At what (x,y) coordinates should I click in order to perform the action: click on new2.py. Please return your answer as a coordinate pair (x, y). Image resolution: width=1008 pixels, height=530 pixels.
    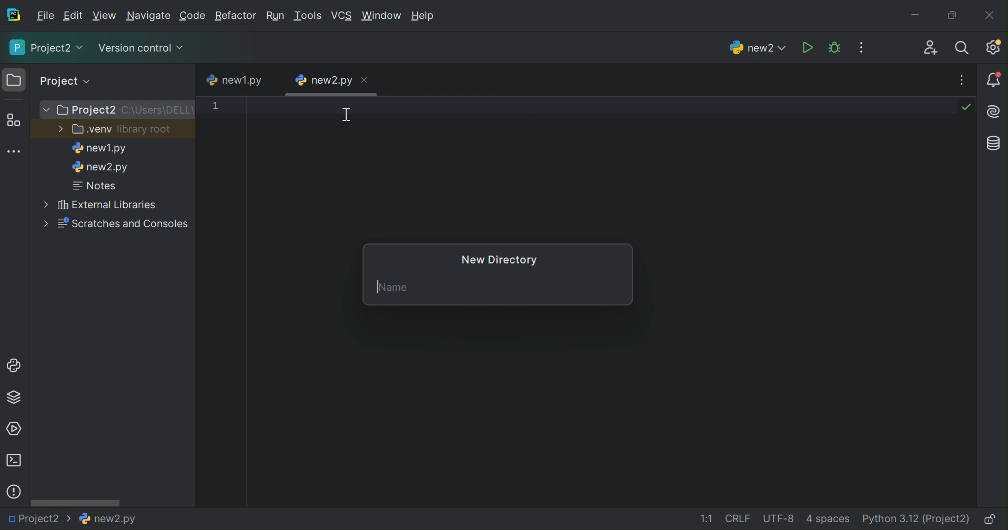
    Looking at the image, I should click on (100, 169).